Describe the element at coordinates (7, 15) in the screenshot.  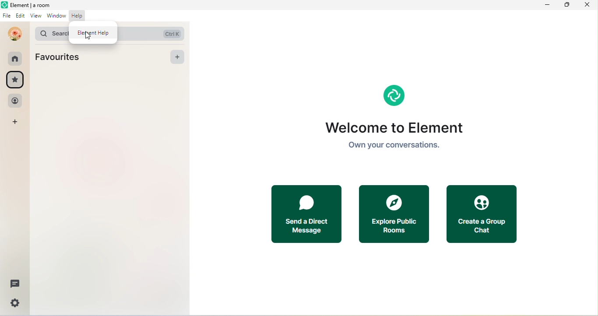
I see `file` at that location.